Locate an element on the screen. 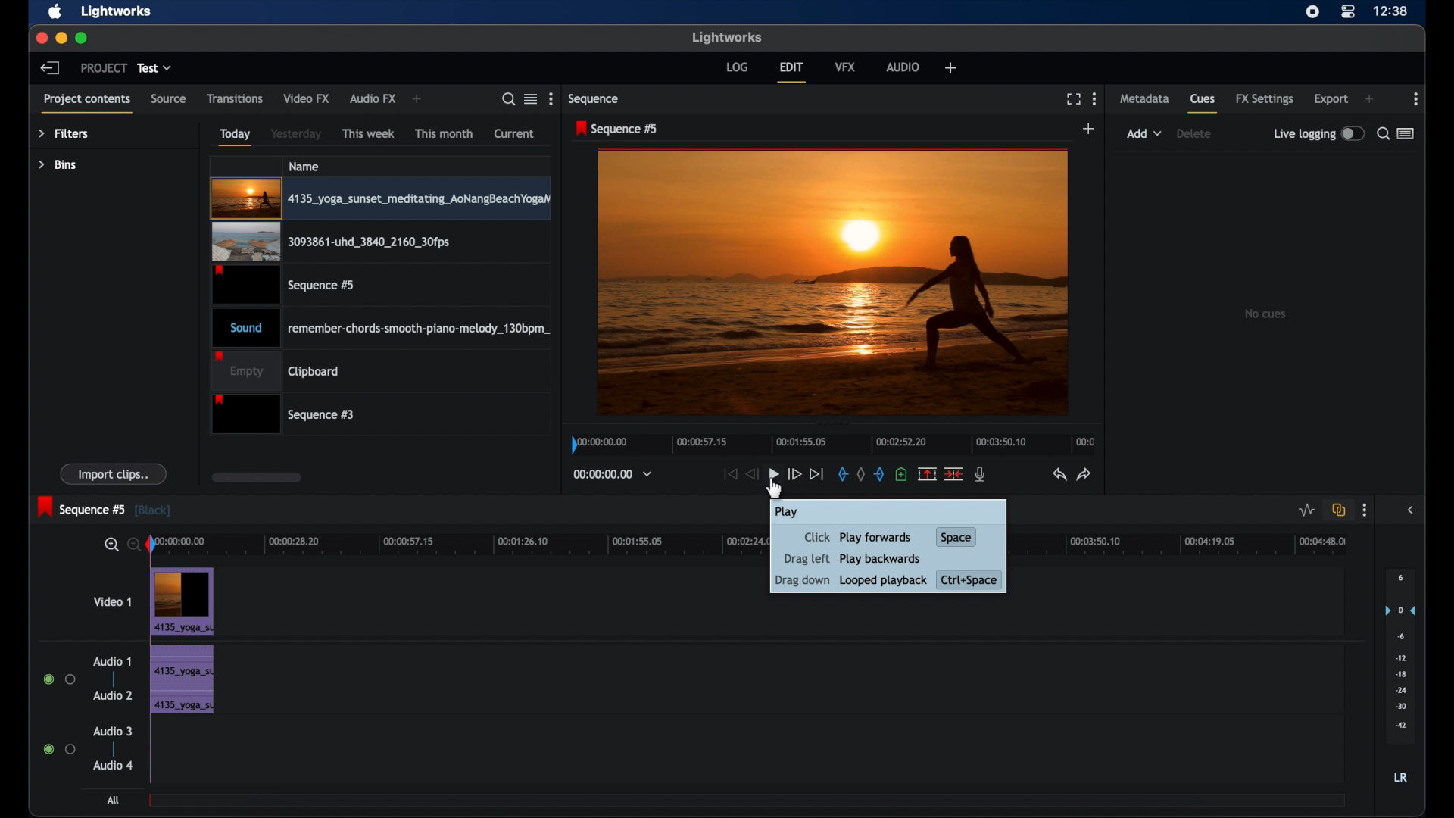 The width and height of the screenshot is (1454, 818). play button is located at coordinates (774, 474).